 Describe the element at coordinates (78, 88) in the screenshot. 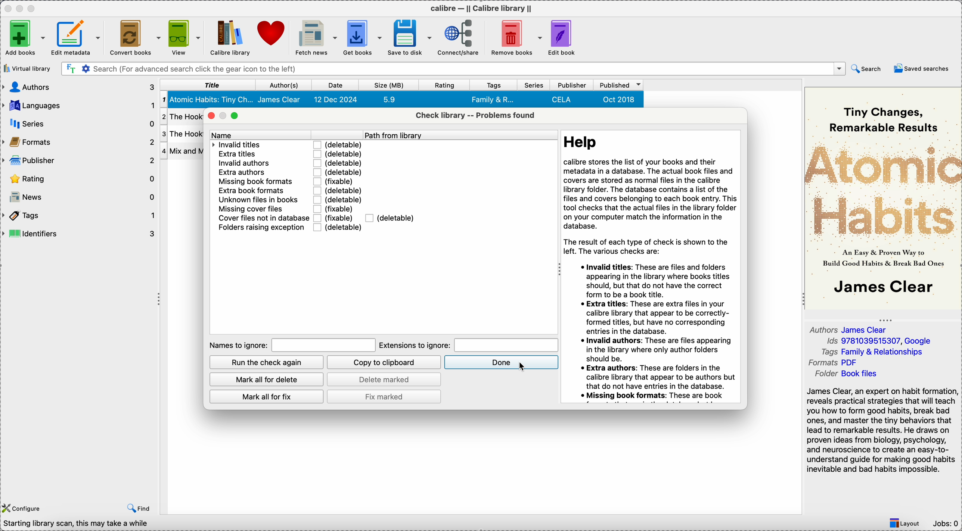

I see `authors` at that location.